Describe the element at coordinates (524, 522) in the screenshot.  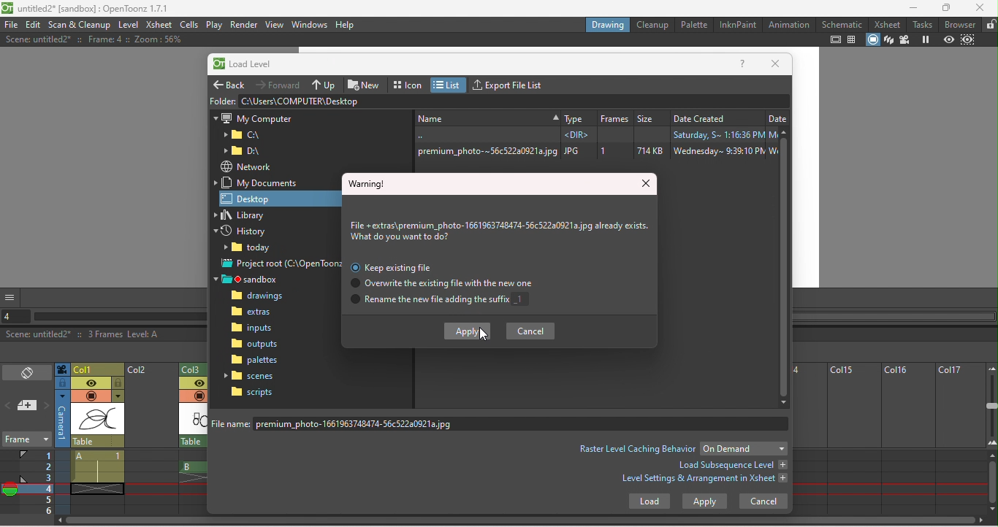
I see `Horizontal scroll bar` at that location.